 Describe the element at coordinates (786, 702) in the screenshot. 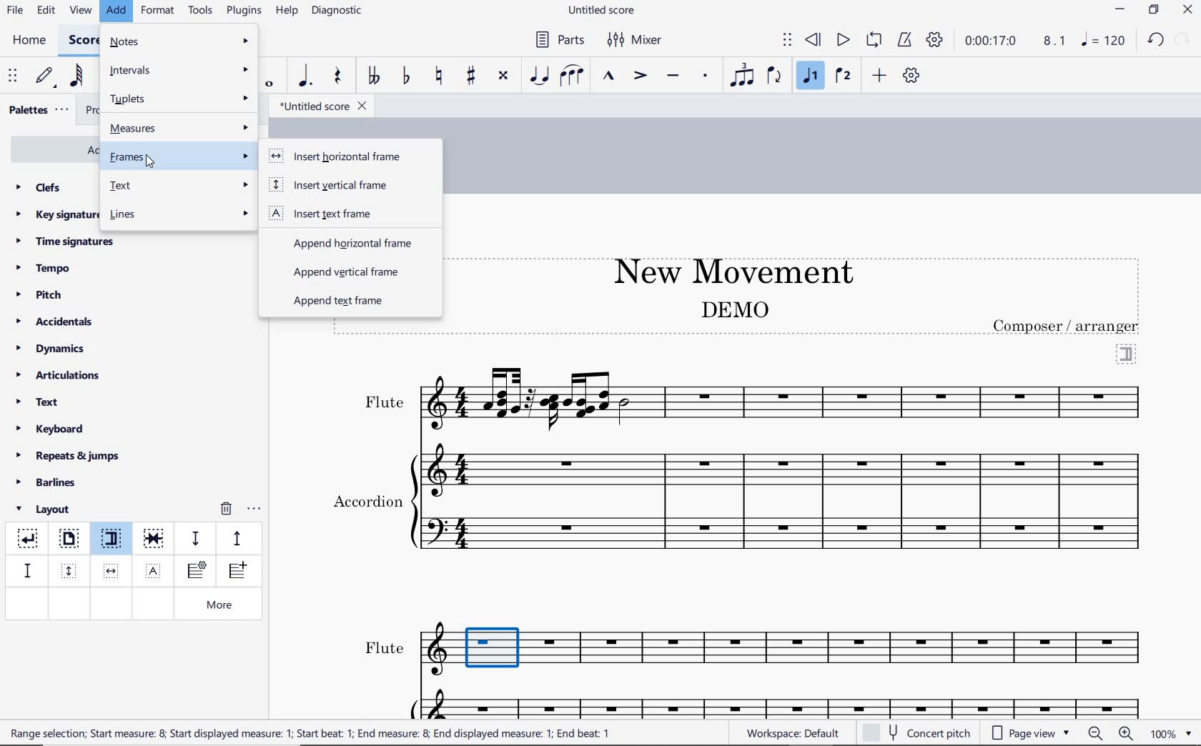

I see `Acc.` at that location.